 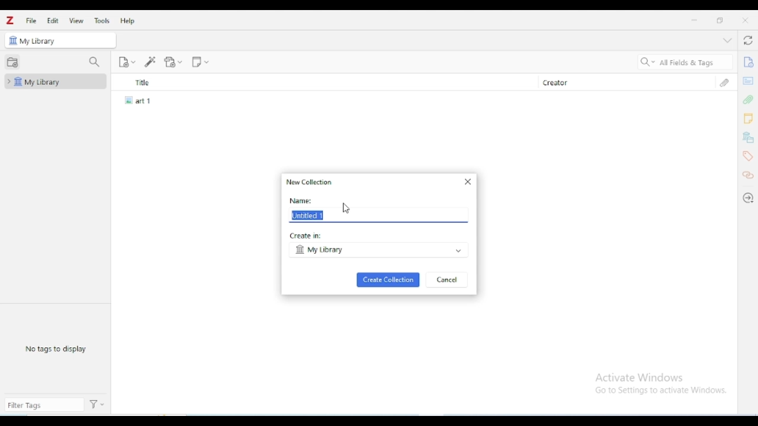 What do you see at coordinates (724, 82) in the screenshot?
I see `attachments` at bounding box center [724, 82].